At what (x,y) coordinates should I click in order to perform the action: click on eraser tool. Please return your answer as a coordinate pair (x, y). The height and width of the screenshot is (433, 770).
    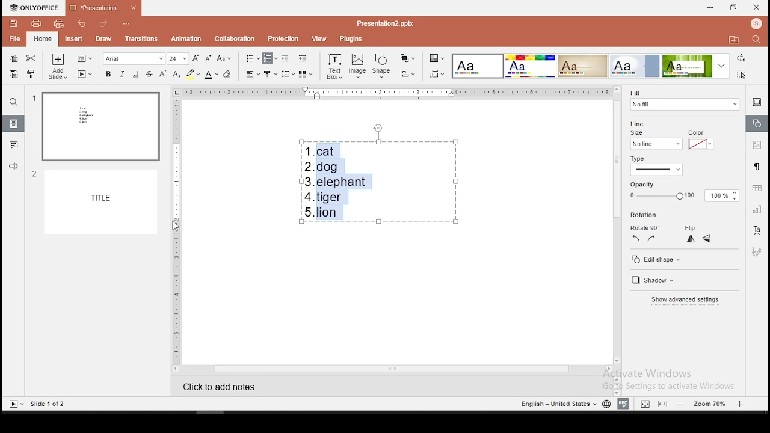
    Looking at the image, I should click on (227, 75).